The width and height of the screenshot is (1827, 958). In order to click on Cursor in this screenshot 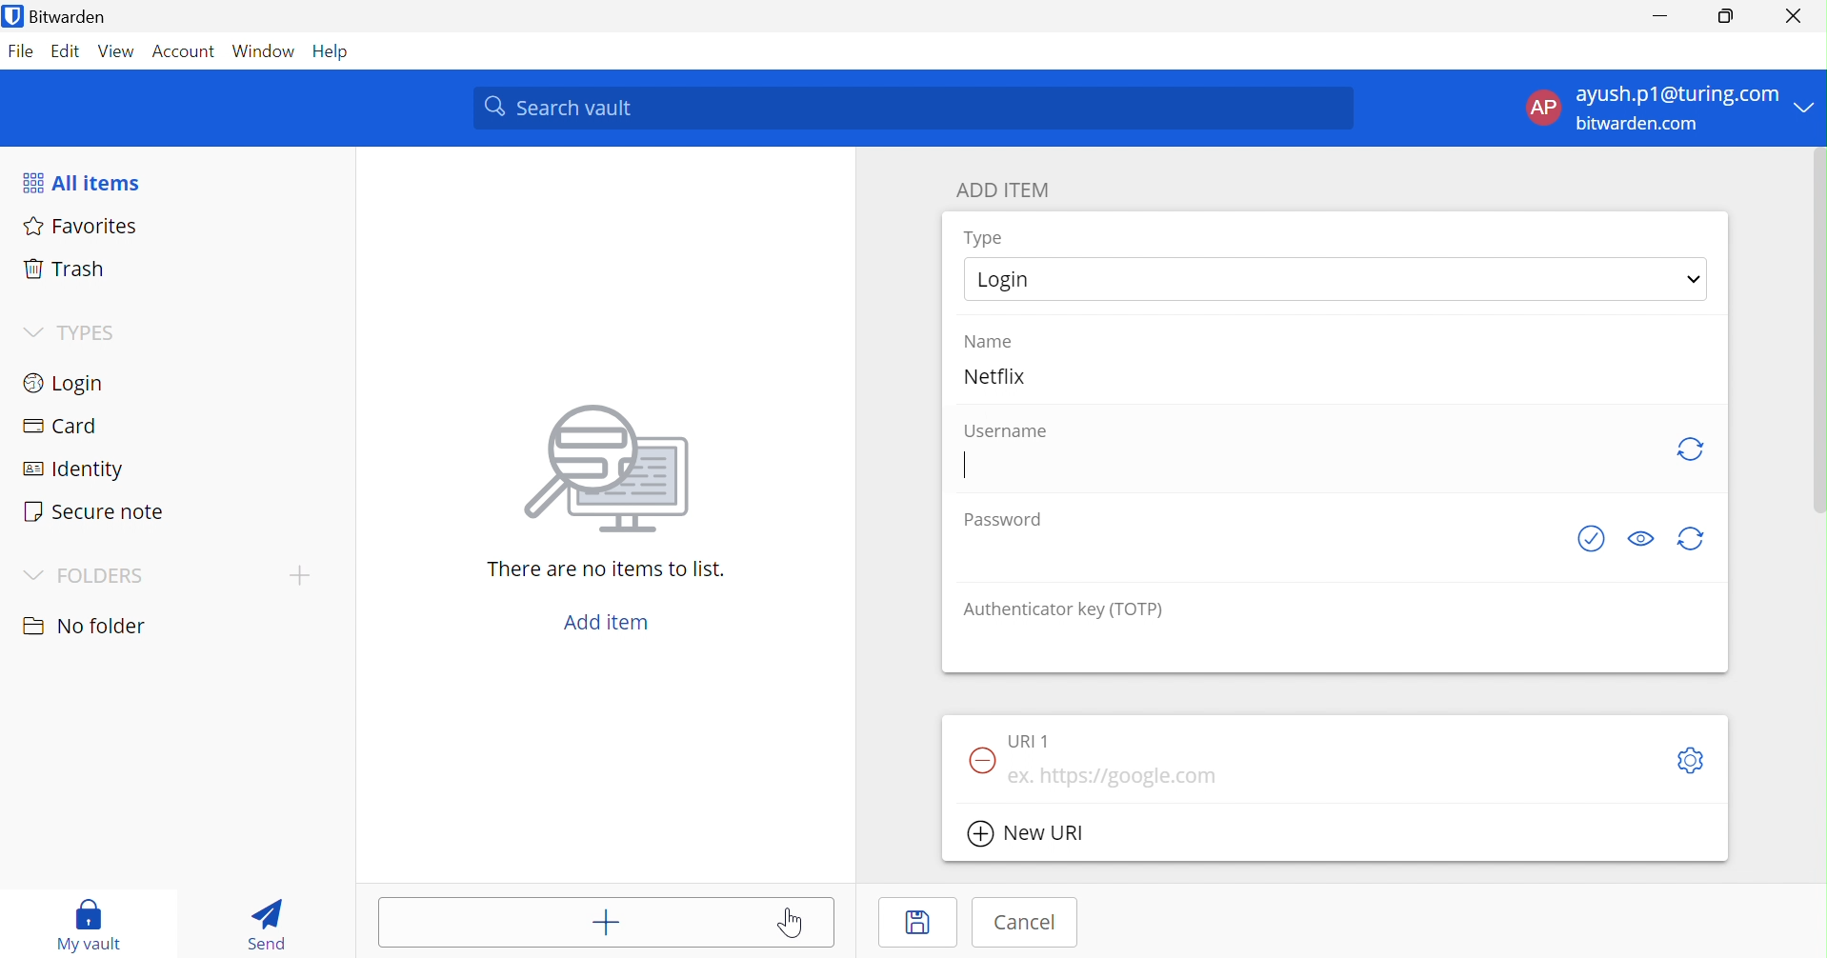, I will do `click(964, 464)`.